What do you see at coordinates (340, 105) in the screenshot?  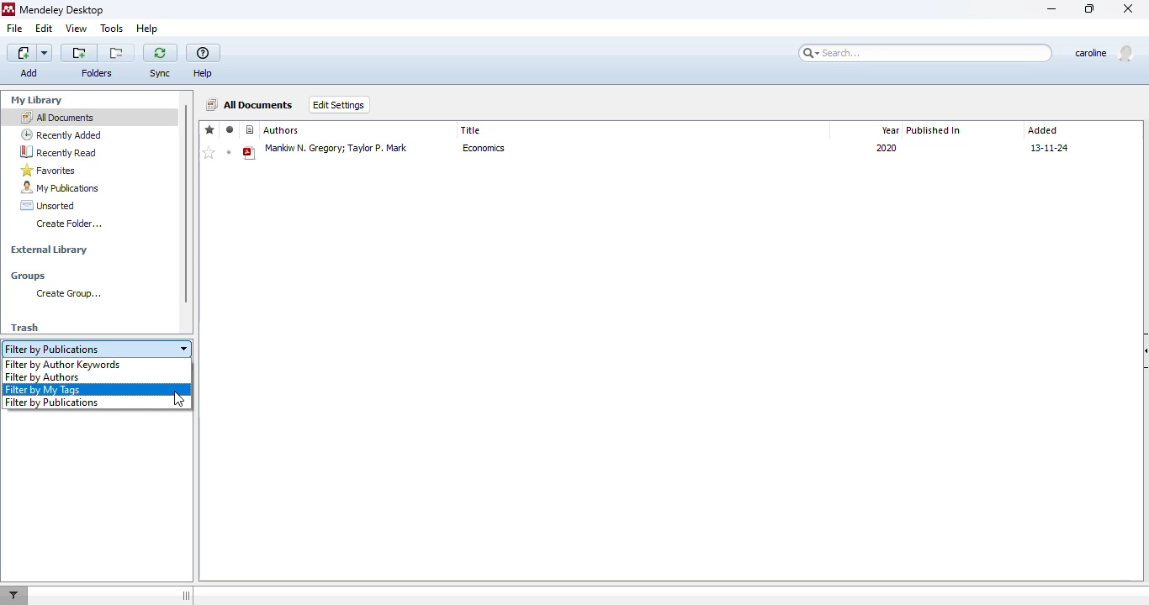 I see `edit settings` at bounding box center [340, 105].